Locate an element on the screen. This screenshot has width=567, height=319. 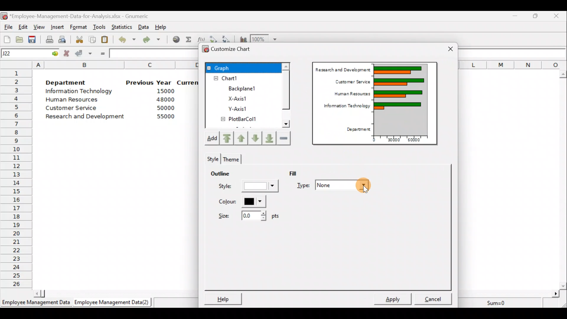
Maximize is located at coordinates (537, 16).